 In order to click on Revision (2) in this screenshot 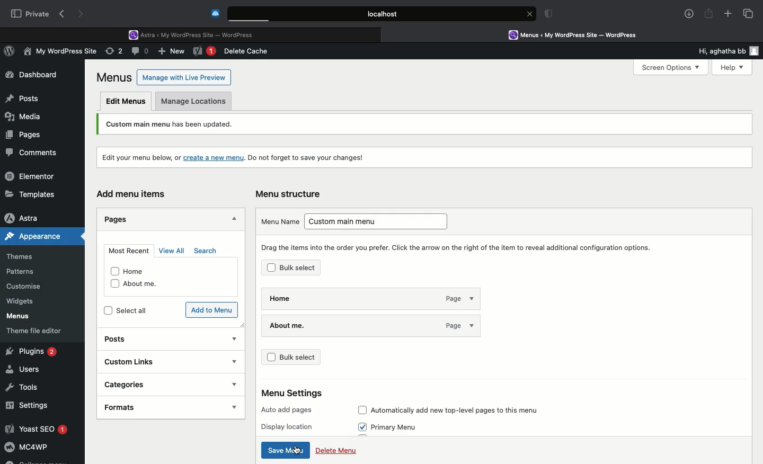, I will do `click(112, 52)`.